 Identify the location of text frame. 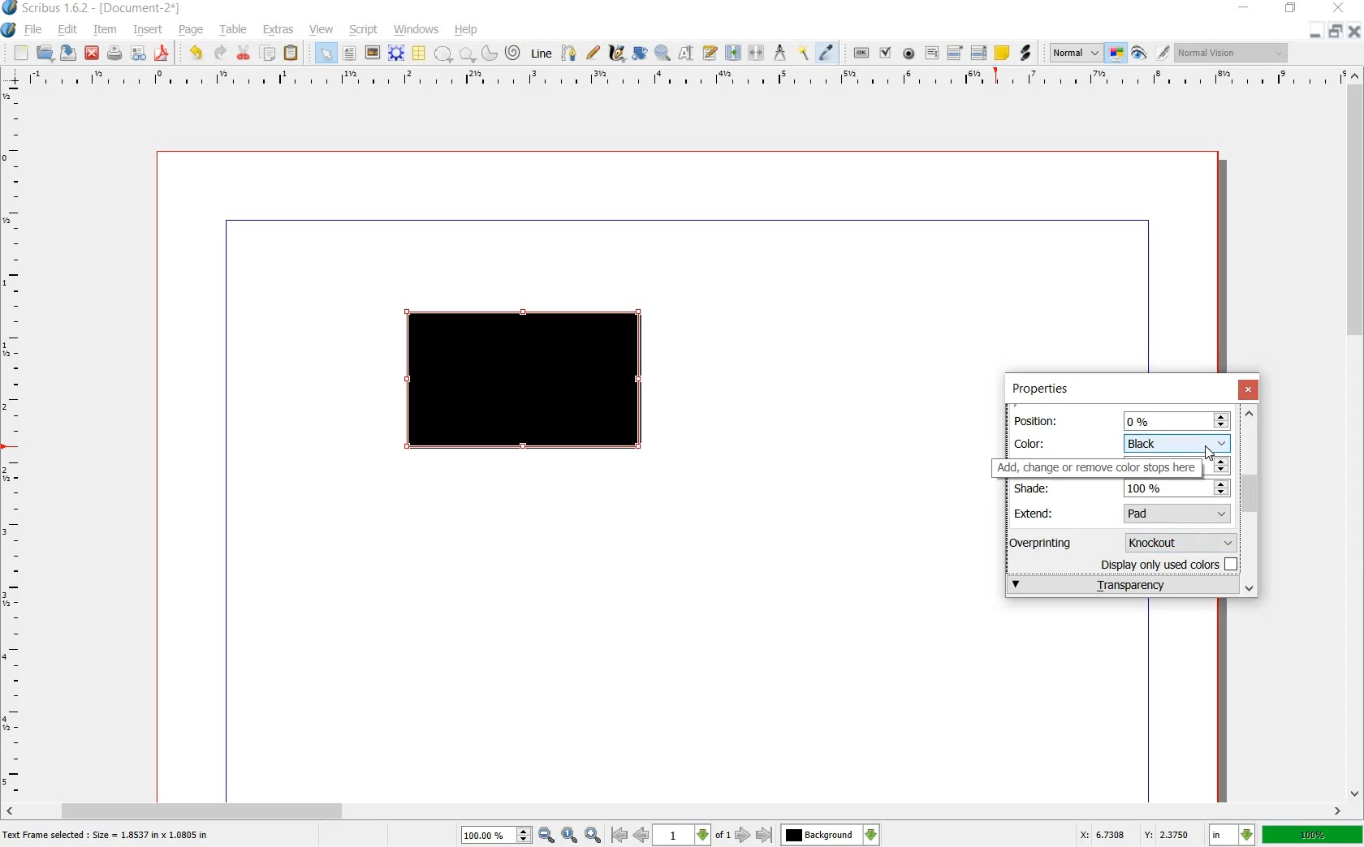
(348, 54).